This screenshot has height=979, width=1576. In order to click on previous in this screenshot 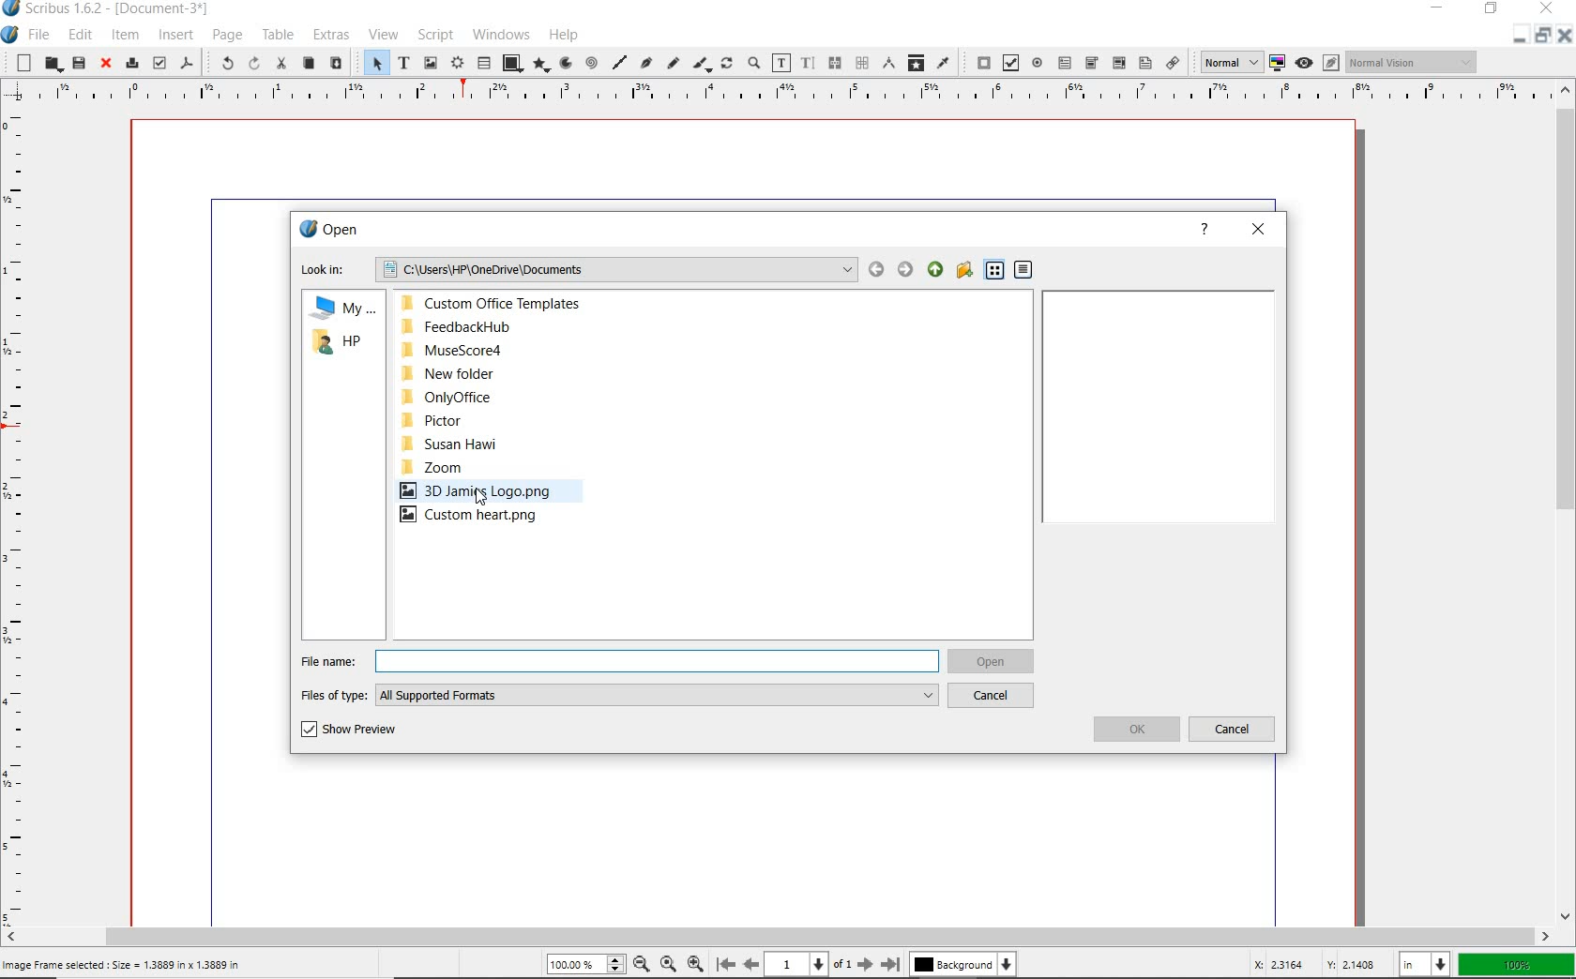, I will do `click(752, 965)`.